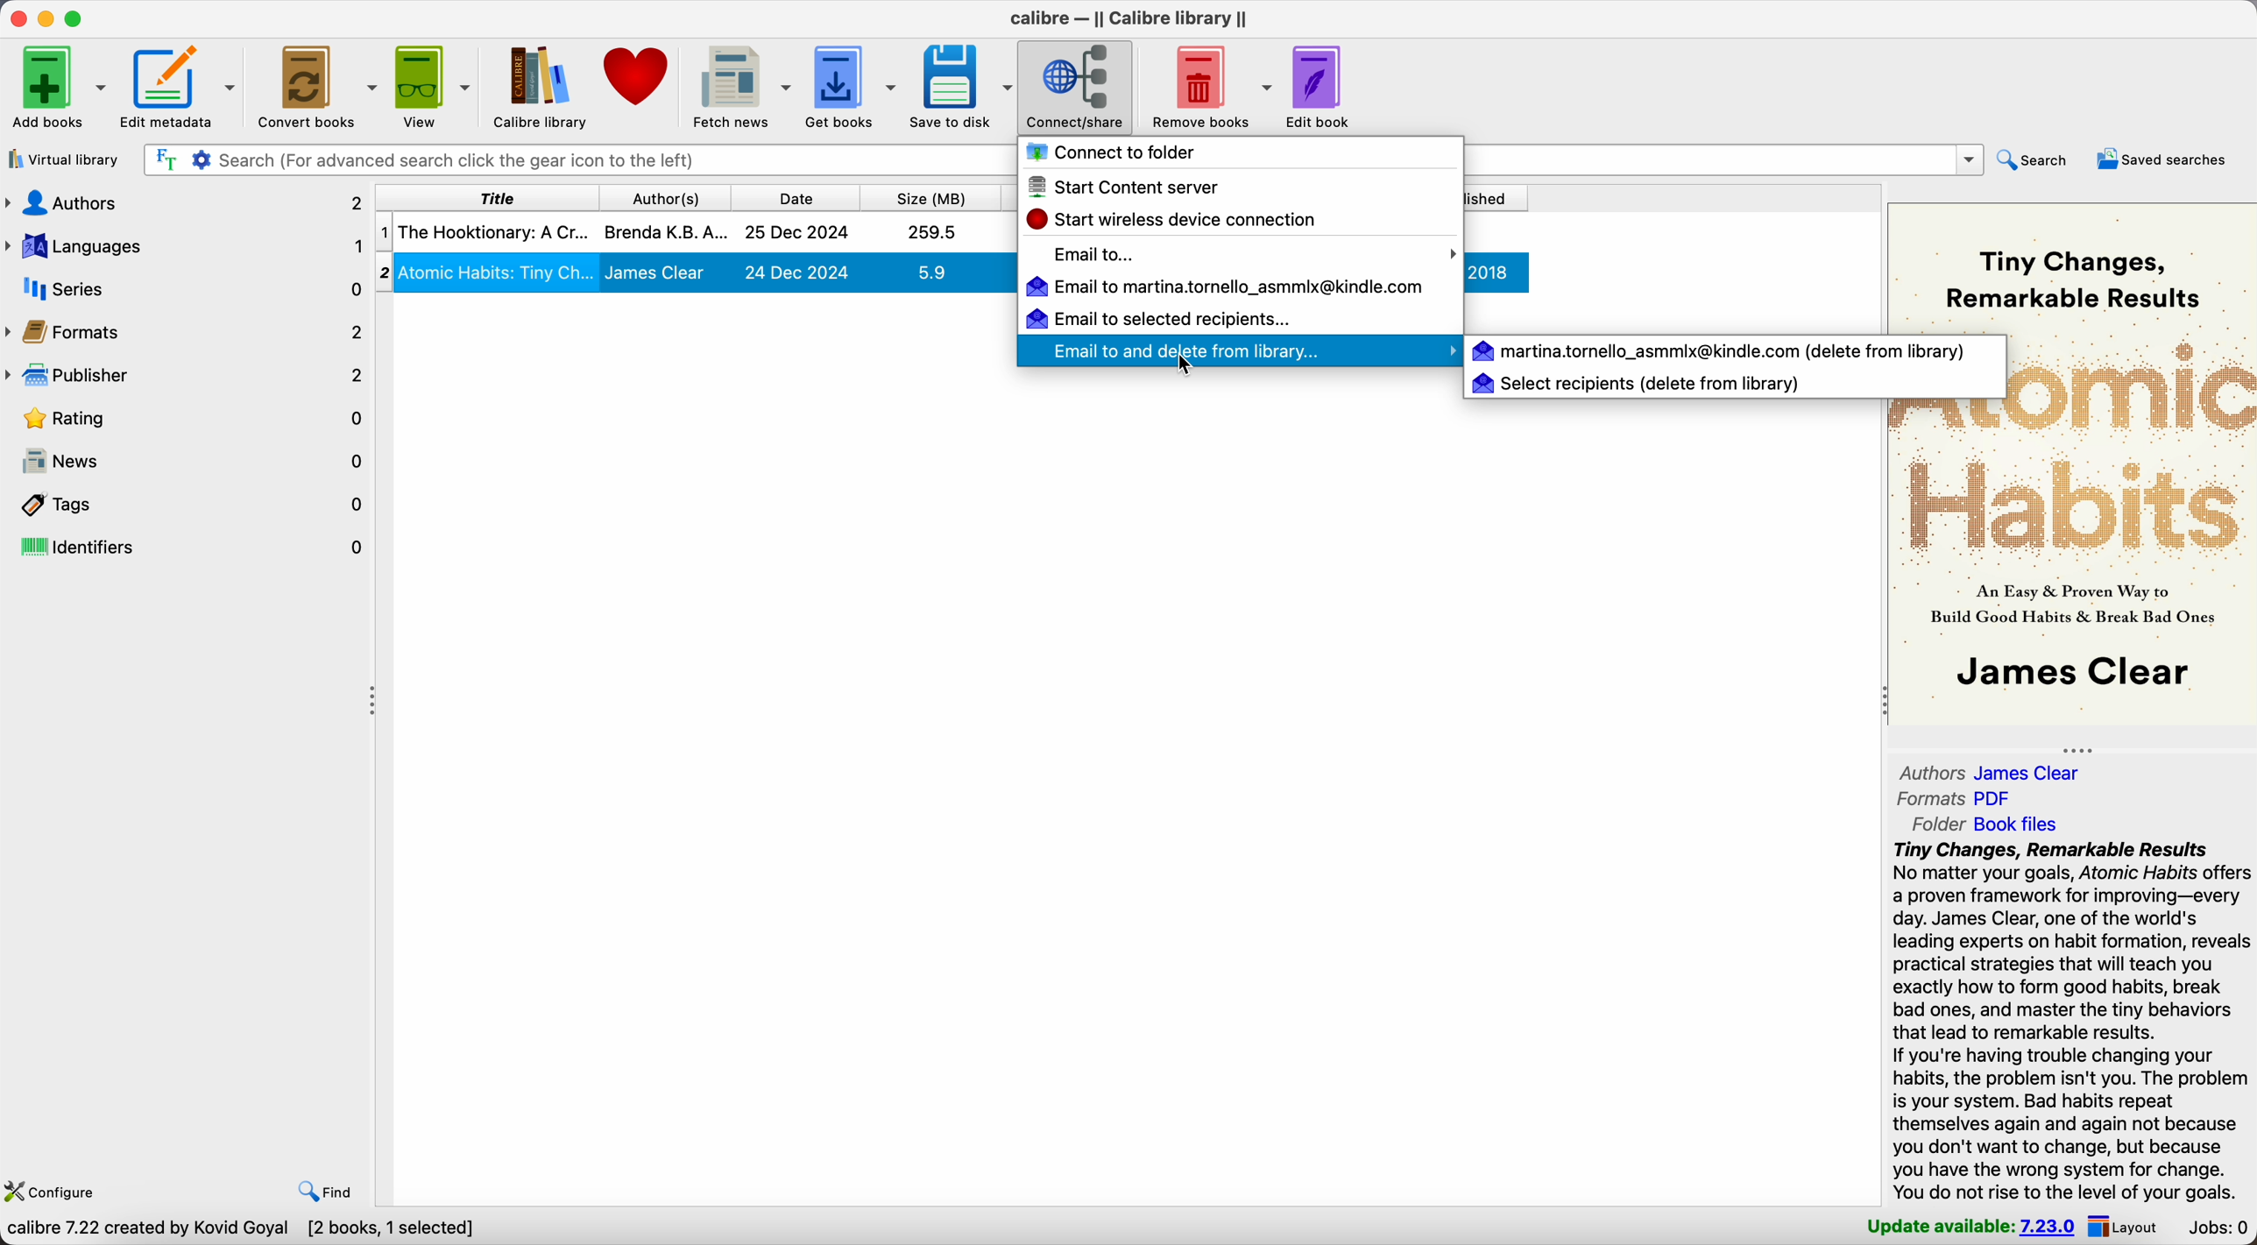 The height and width of the screenshot is (1245, 2257). Describe the element at coordinates (1229, 287) in the screenshot. I see `| @ Email to martina.tornello_asmmix@kindle.com` at that location.